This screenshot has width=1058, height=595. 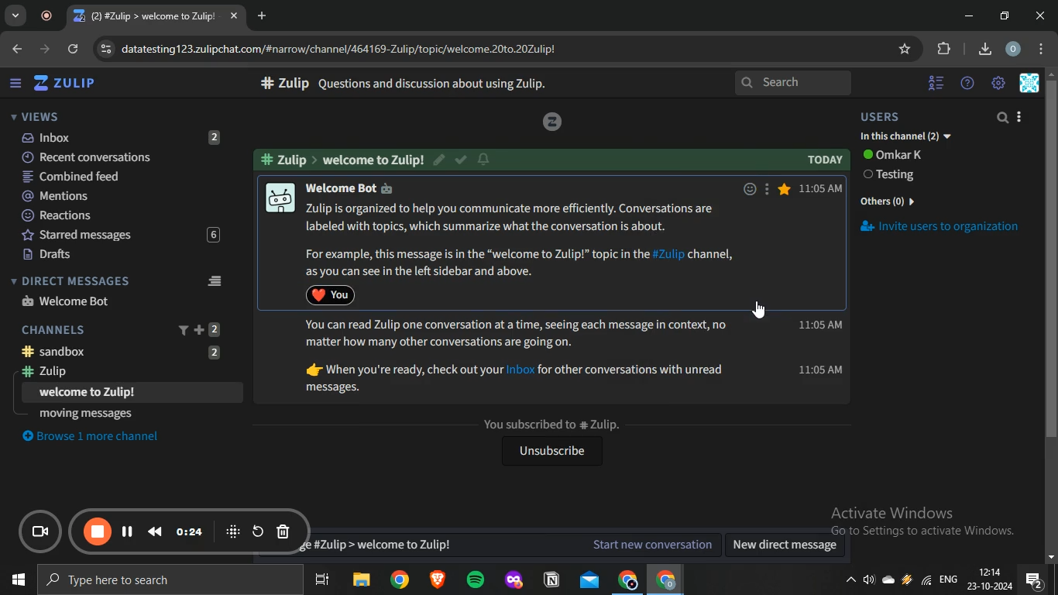 I want to click on go back to  previous page, so click(x=15, y=47).